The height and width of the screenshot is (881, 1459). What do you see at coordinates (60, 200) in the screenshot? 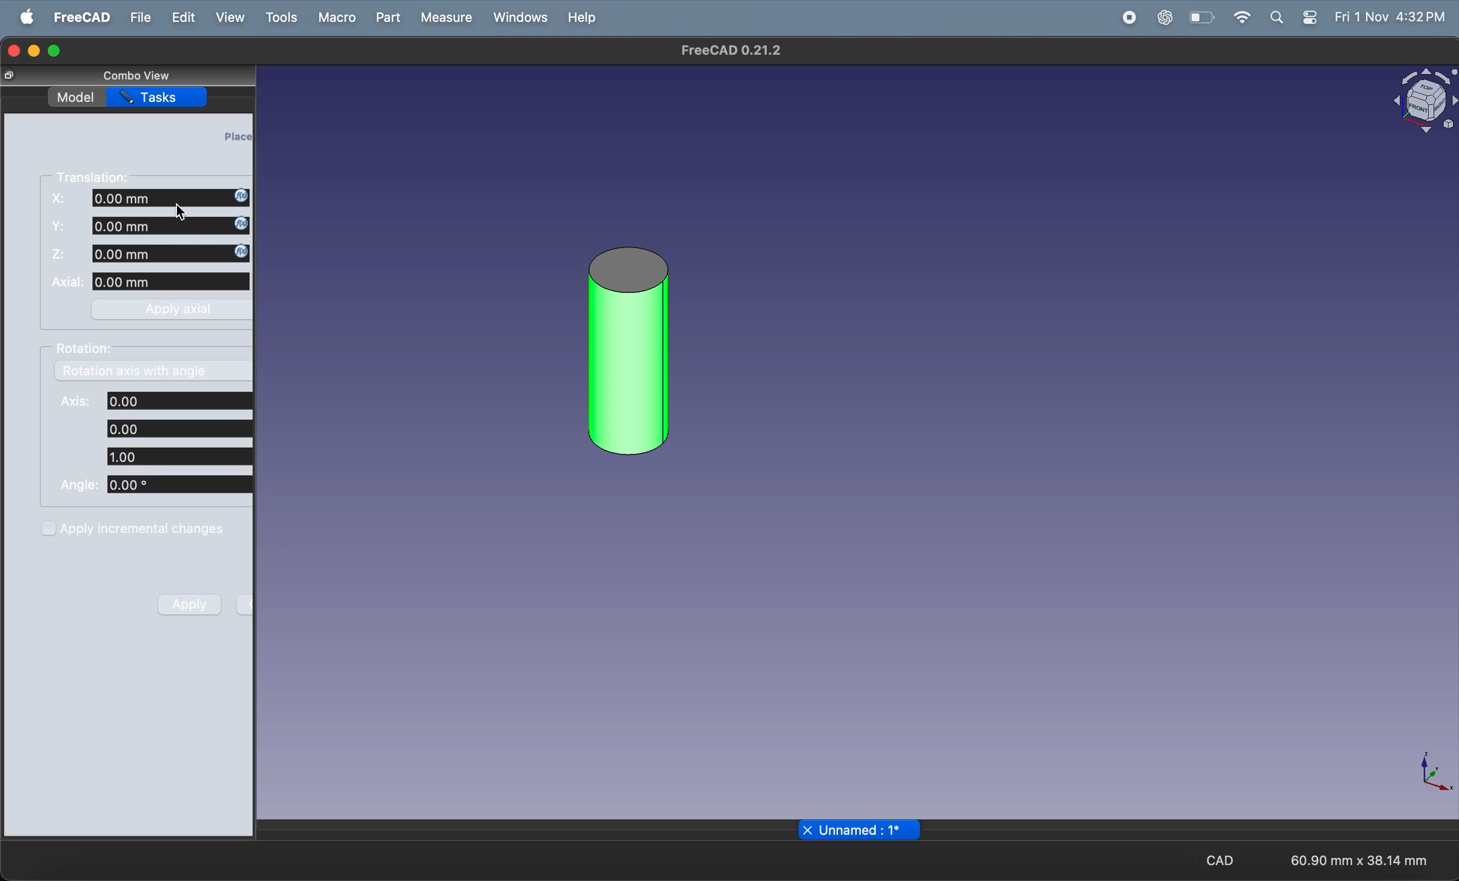
I see `X:` at bounding box center [60, 200].